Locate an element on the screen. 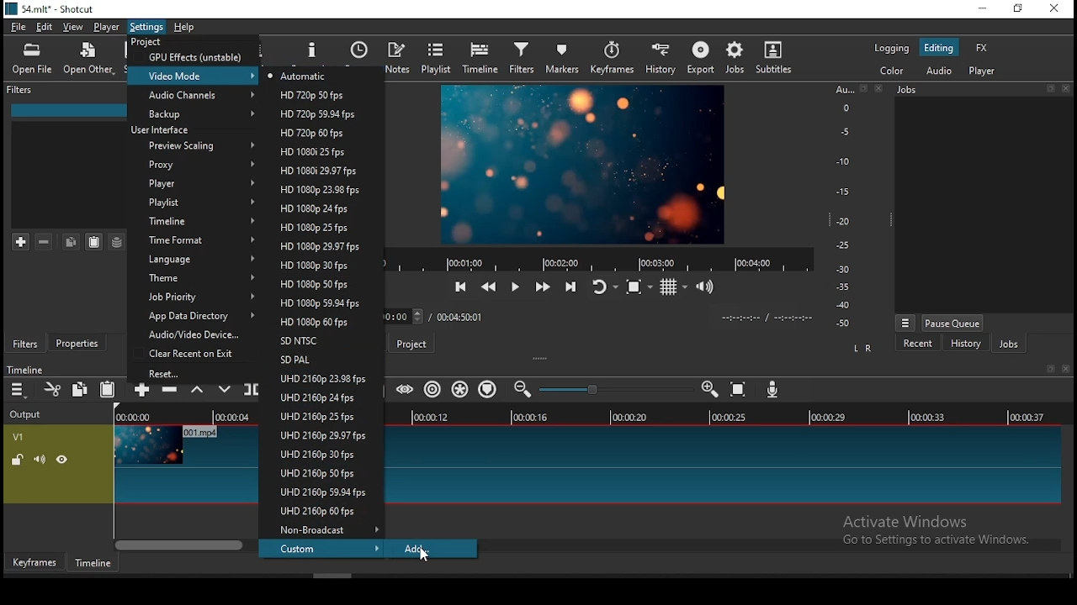 The width and height of the screenshot is (1077, 605). resolution option is located at coordinates (312, 97).